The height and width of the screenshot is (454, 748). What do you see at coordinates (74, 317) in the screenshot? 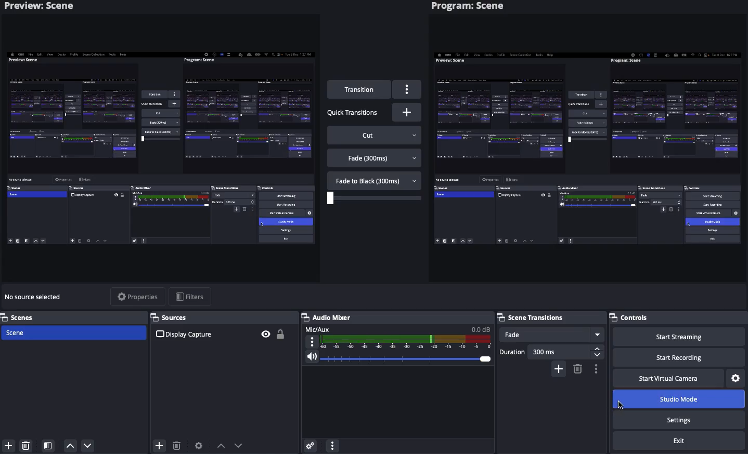
I see `Scenes` at bounding box center [74, 317].